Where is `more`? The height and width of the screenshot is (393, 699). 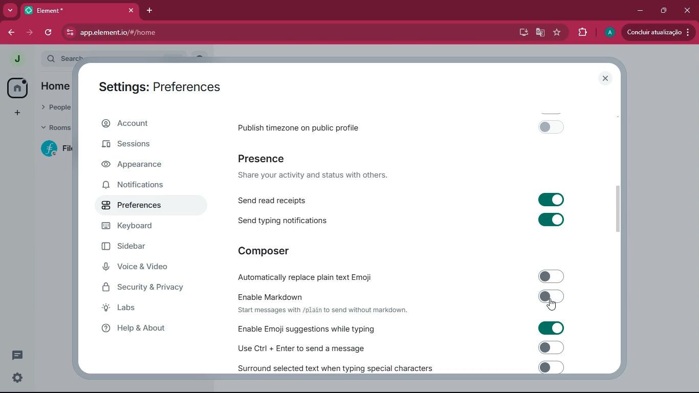 more is located at coordinates (10, 10).